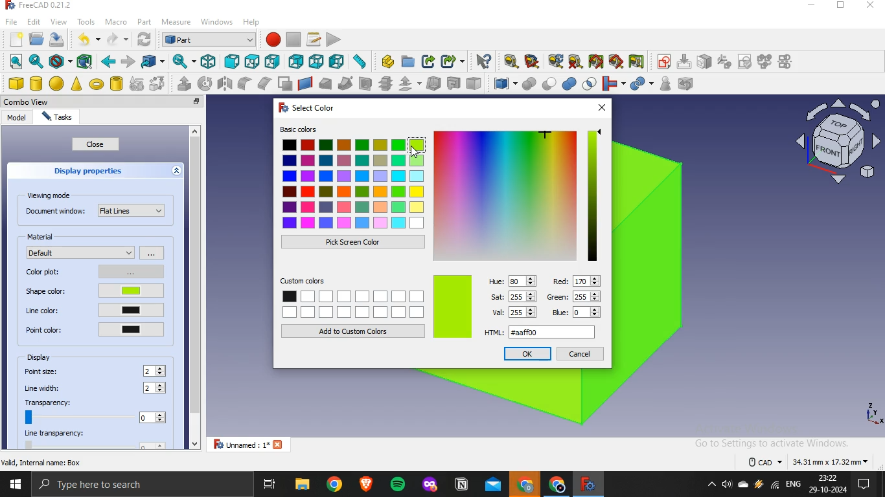  Describe the element at coordinates (409, 61) in the screenshot. I see `create folder` at that location.